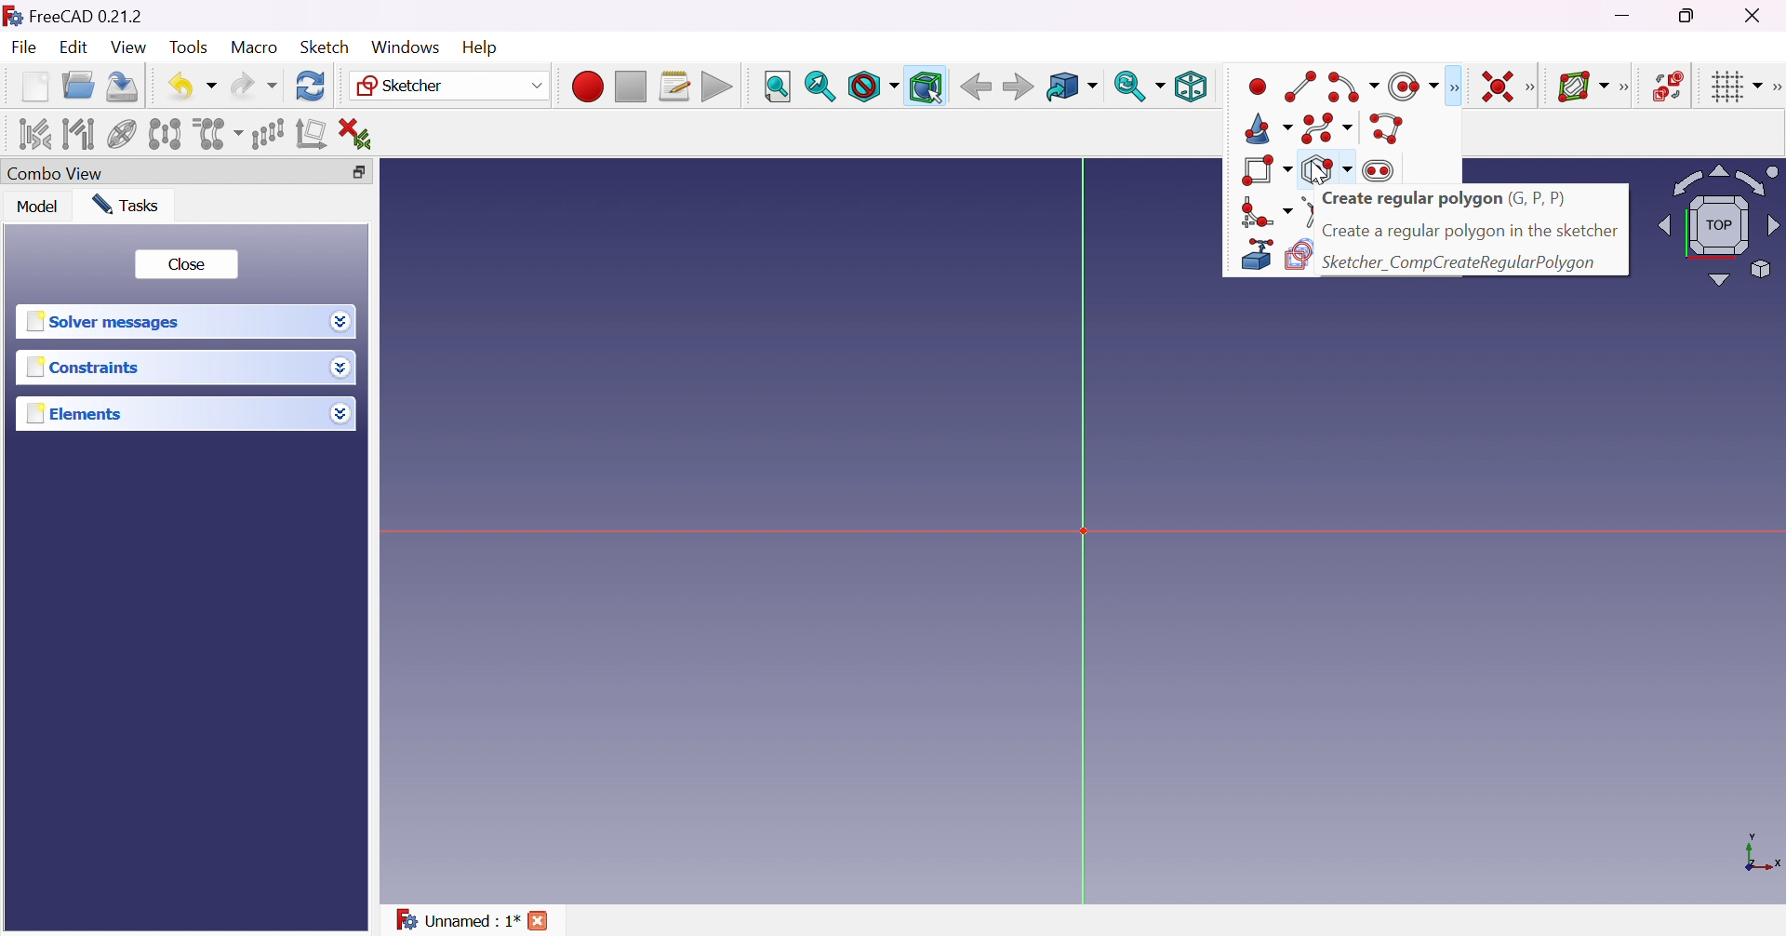 The height and width of the screenshot is (936, 1786). I want to click on Create arc, so click(1353, 87).